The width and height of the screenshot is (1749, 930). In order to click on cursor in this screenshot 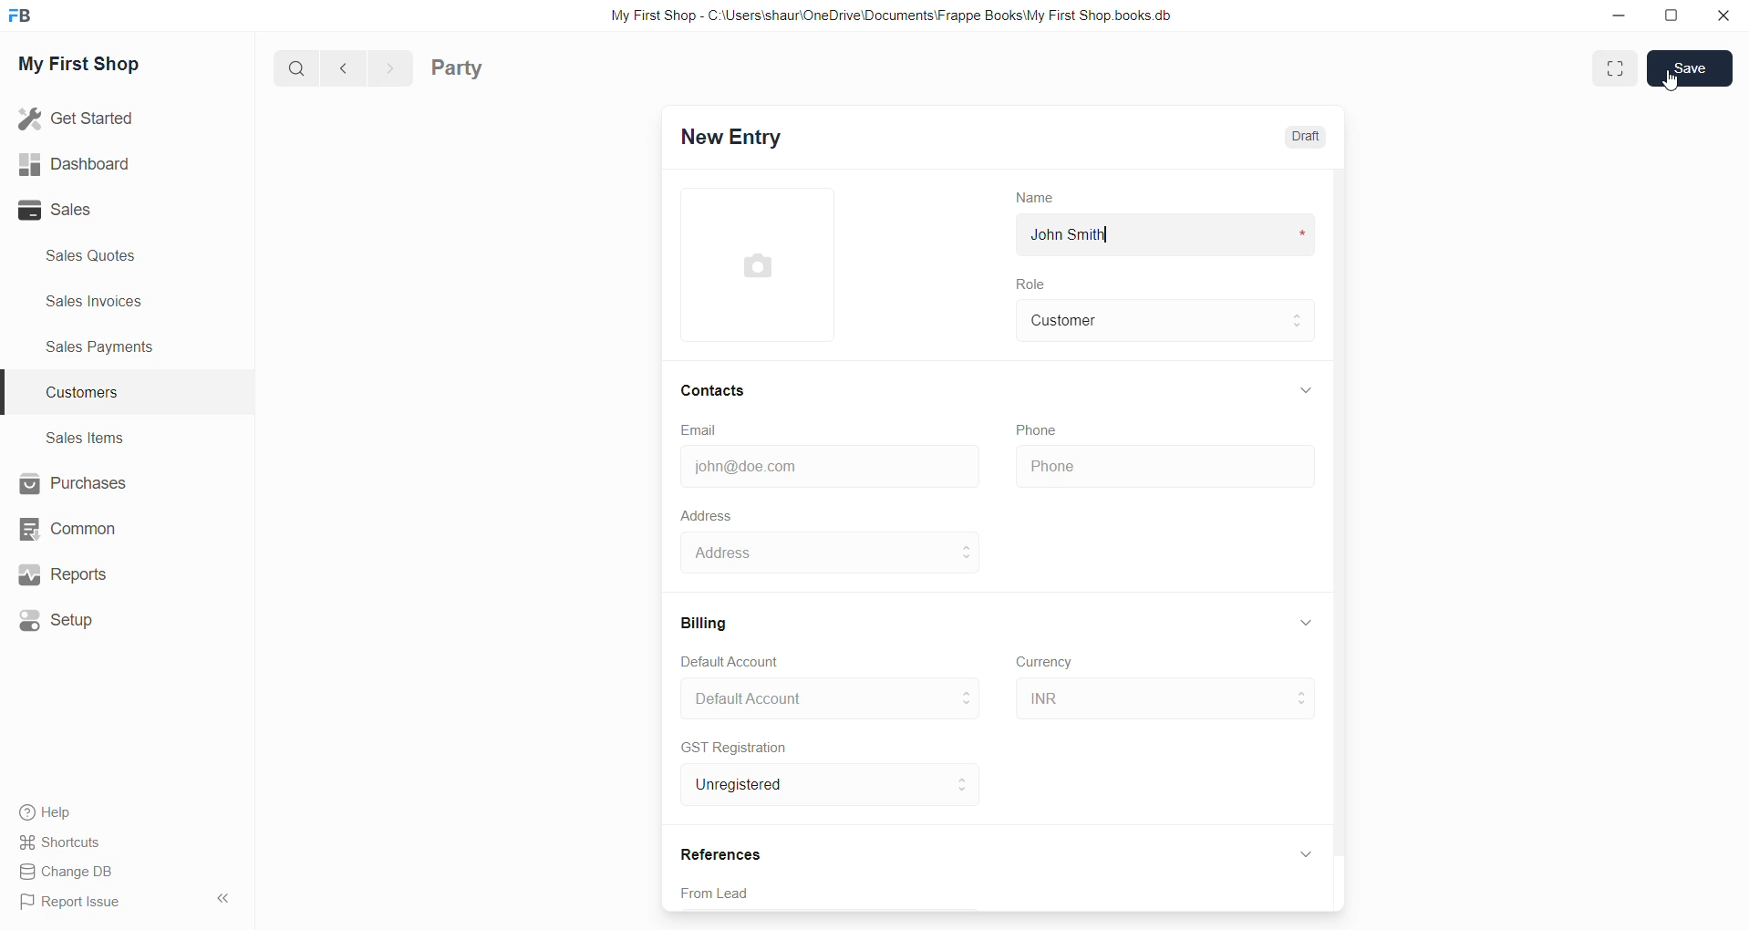, I will do `click(978, 640)`.